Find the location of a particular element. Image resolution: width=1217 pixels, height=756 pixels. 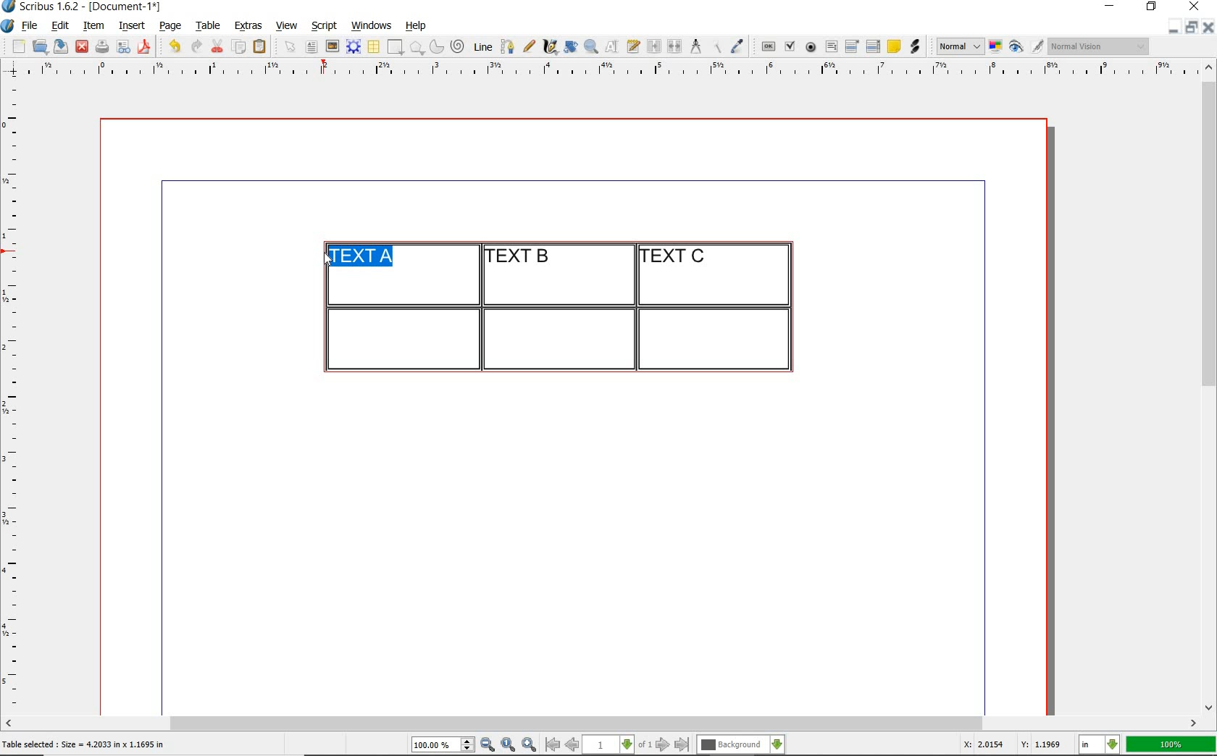

go to previous page is located at coordinates (572, 745).